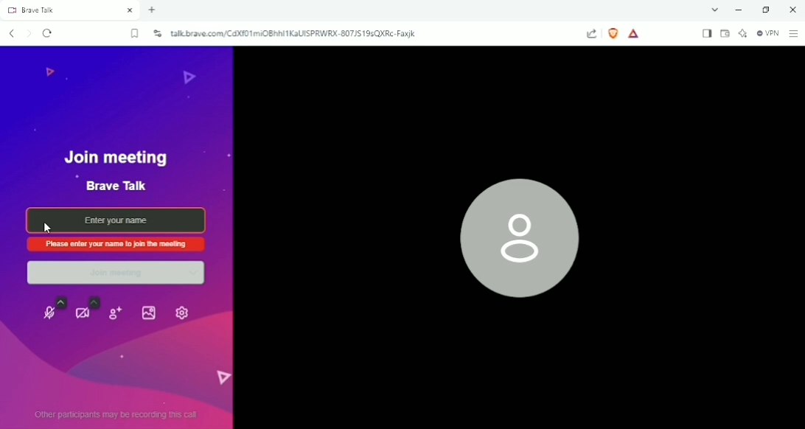  Describe the element at coordinates (725, 34) in the screenshot. I see `Wallet ` at that location.